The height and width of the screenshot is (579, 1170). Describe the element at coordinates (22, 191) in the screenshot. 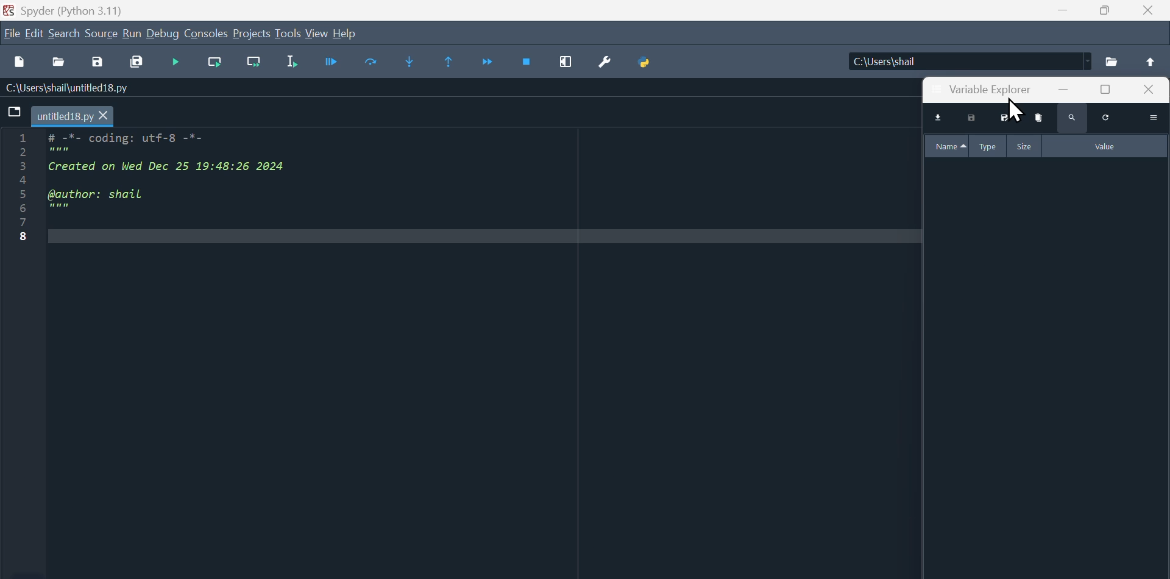

I see `line number` at that location.